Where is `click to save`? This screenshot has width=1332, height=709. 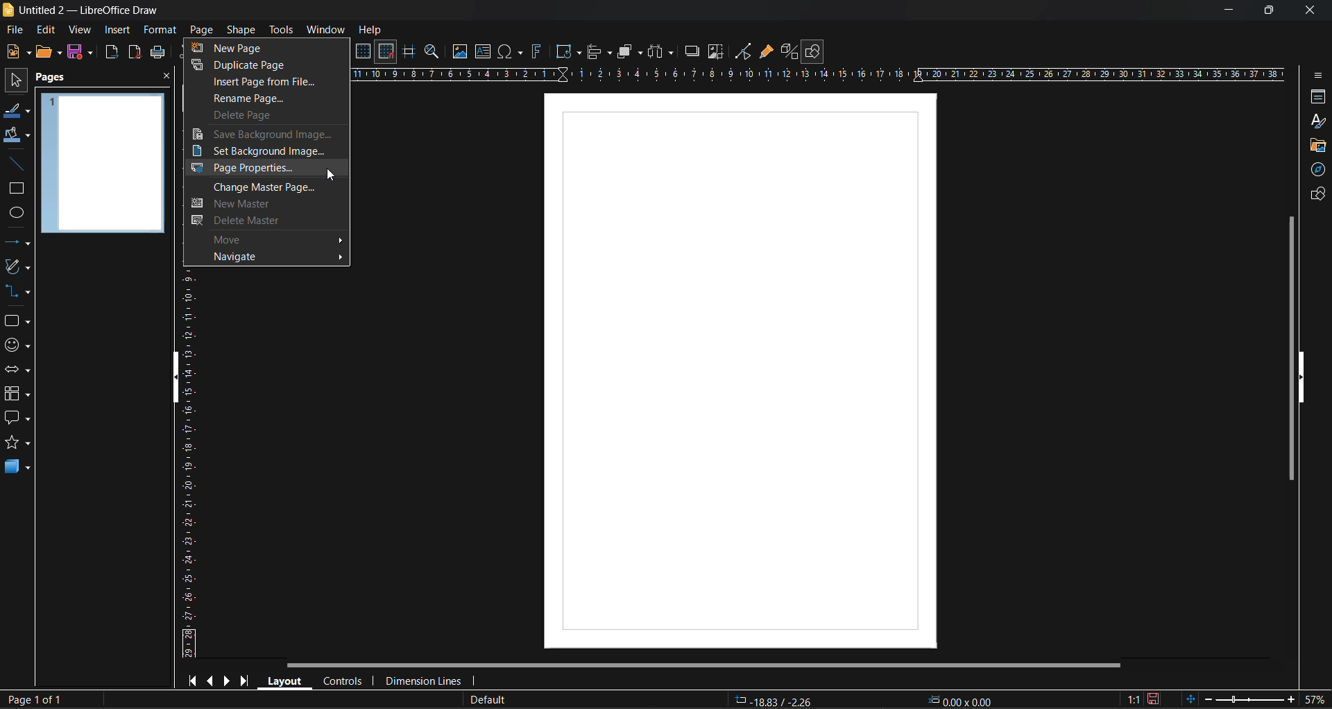 click to save is located at coordinates (1153, 699).